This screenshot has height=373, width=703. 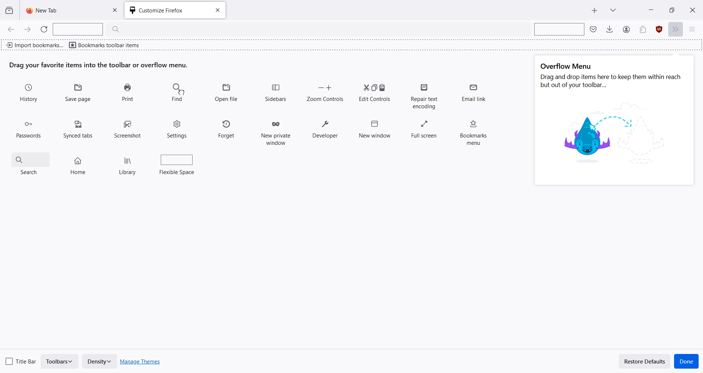 What do you see at coordinates (99, 361) in the screenshot?
I see `Density` at bounding box center [99, 361].